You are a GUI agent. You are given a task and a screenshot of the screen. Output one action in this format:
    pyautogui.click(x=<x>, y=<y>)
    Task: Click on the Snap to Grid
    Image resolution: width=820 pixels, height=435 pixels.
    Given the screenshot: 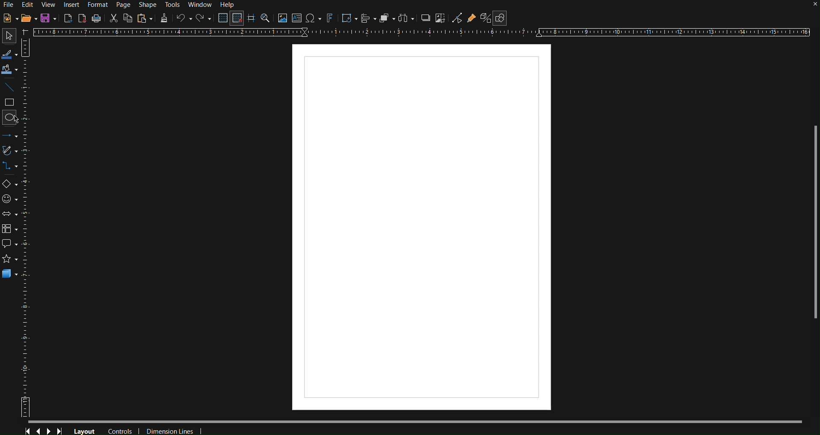 What is the action you would take?
    pyautogui.click(x=237, y=19)
    